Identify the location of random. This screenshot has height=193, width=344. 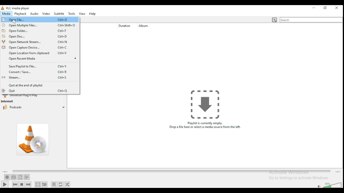
(67, 184).